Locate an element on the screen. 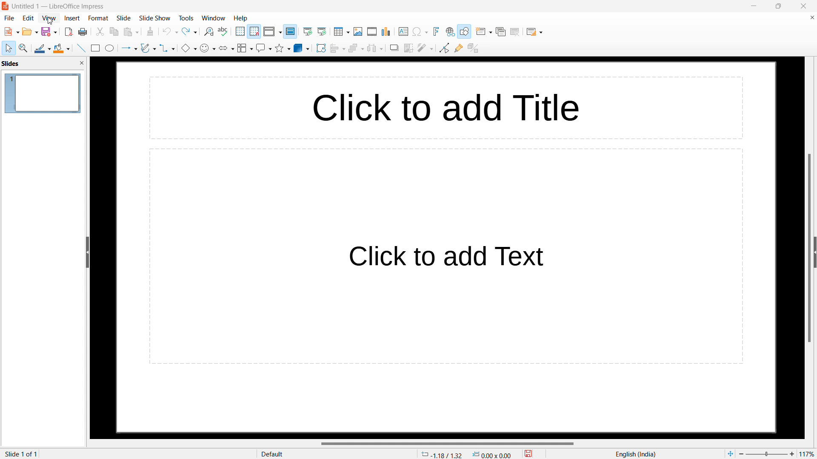  open is located at coordinates (30, 31).